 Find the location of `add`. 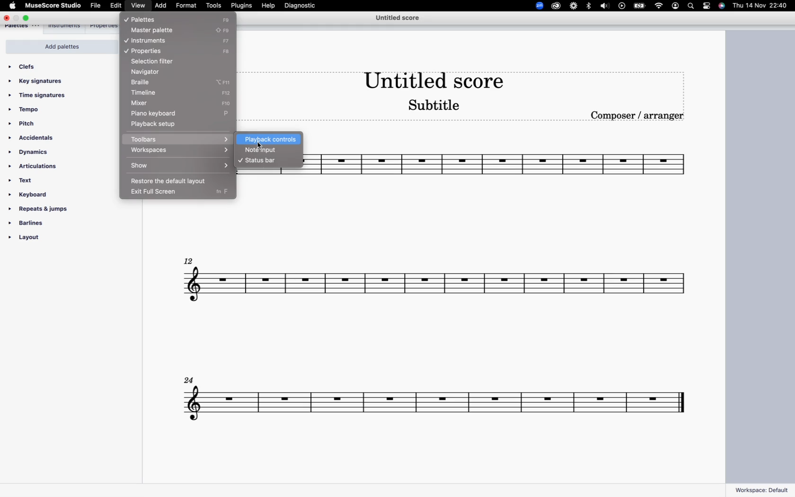

add is located at coordinates (161, 6).